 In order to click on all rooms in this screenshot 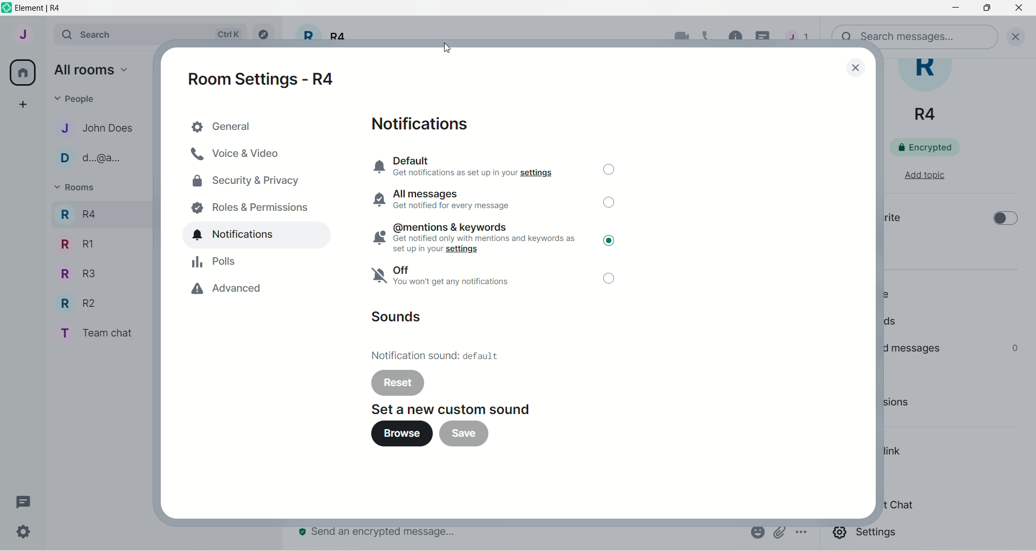, I will do `click(23, 73)`.